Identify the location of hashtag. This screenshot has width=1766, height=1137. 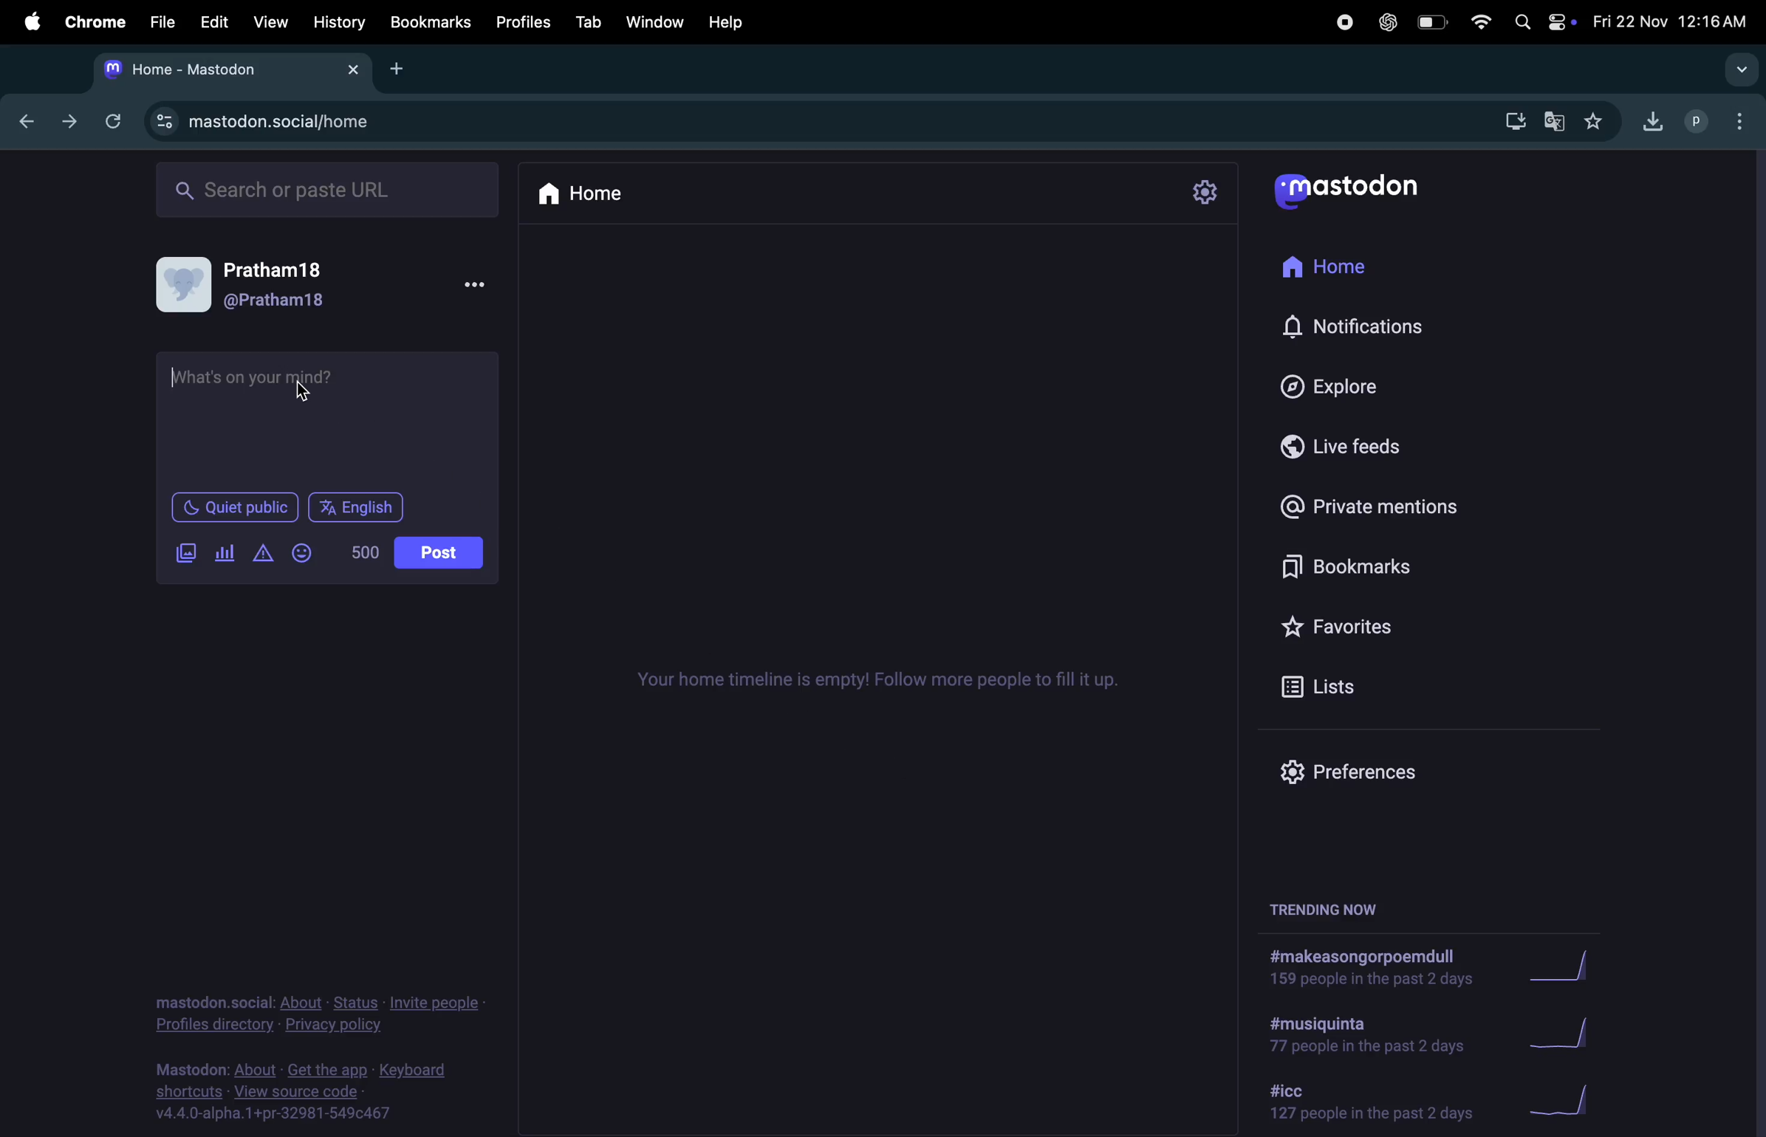
(1367, 1102).